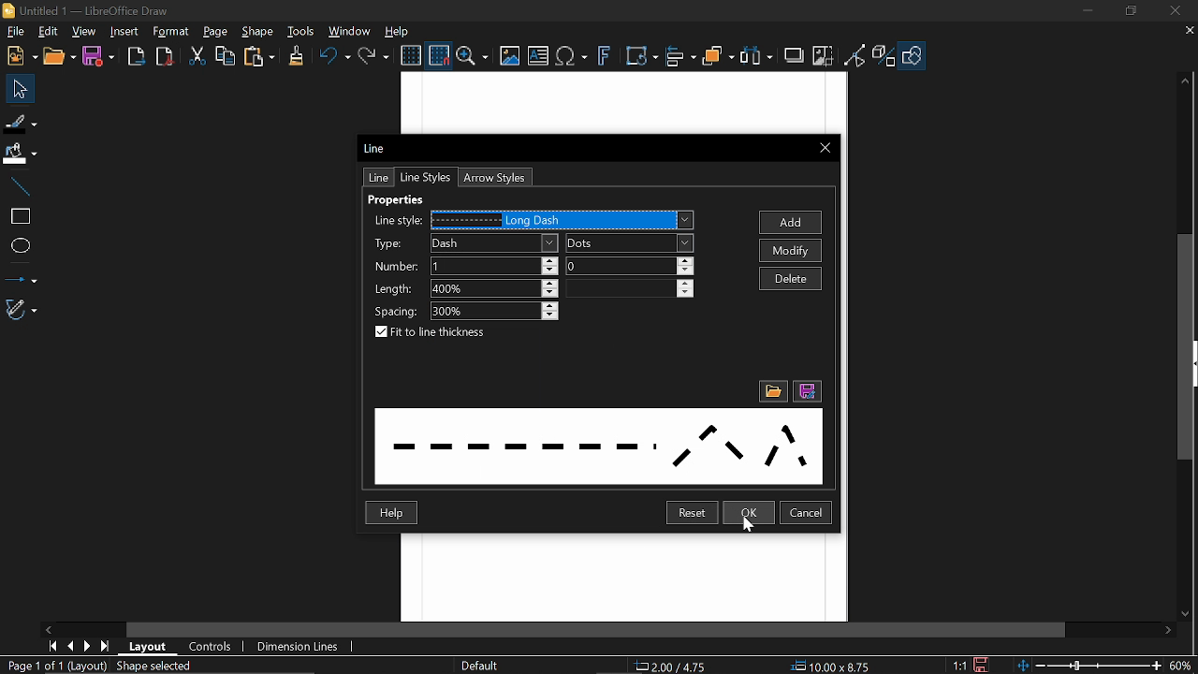 Image resolution: width=1198 pixels, height=674 pixels. What do you see at coordinates (884, 57) in the screenshot?
I see `Toggle extrusion` at bounding box center [884, 57].